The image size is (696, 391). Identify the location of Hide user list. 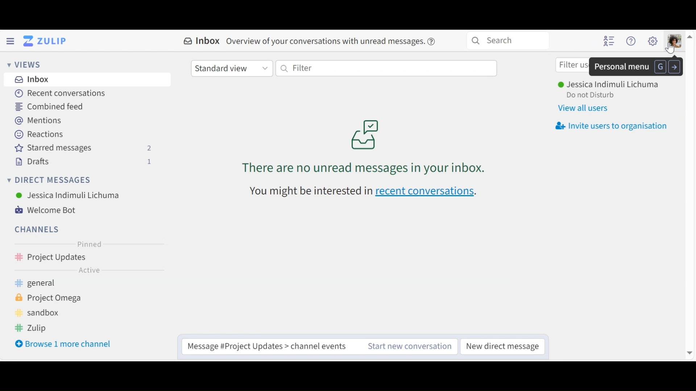
(609, 42).